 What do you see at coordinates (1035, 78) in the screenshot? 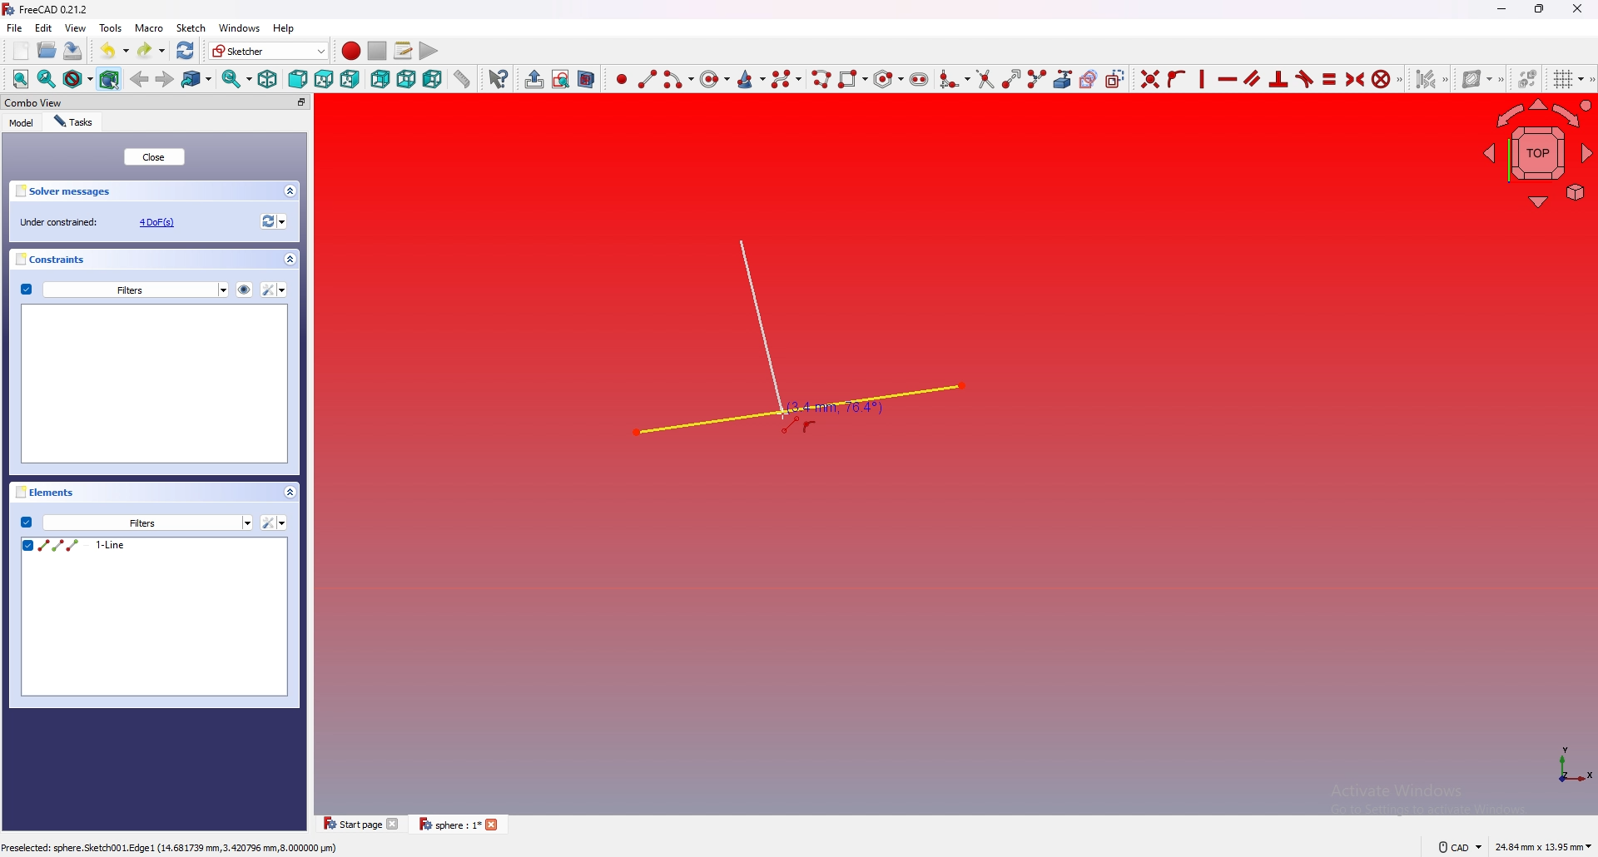
I see `Split edge` at bounding box center [1035, 78].